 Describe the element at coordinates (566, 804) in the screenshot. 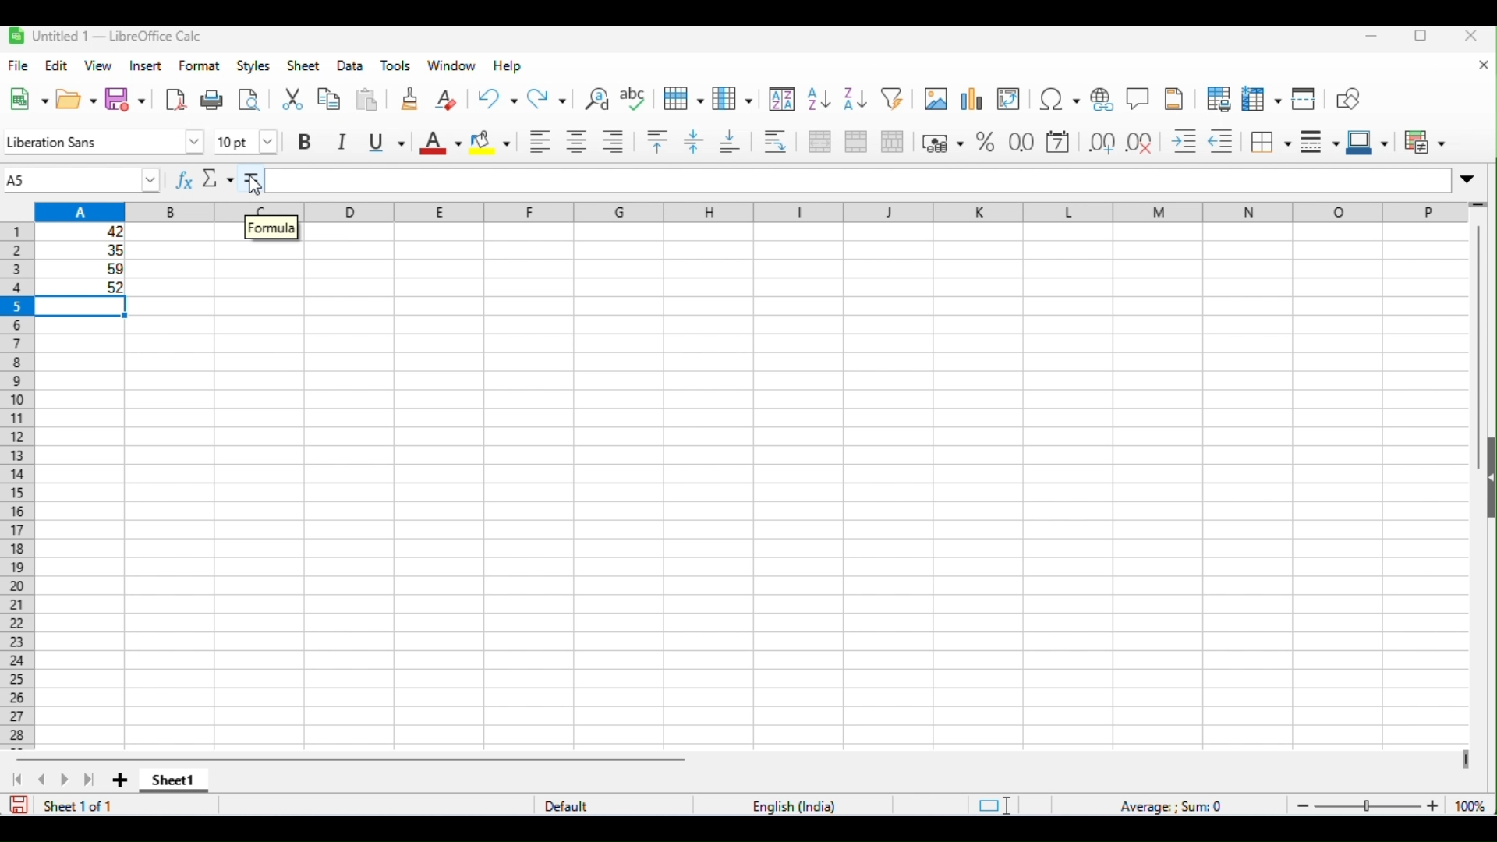

I see `default` at that location.